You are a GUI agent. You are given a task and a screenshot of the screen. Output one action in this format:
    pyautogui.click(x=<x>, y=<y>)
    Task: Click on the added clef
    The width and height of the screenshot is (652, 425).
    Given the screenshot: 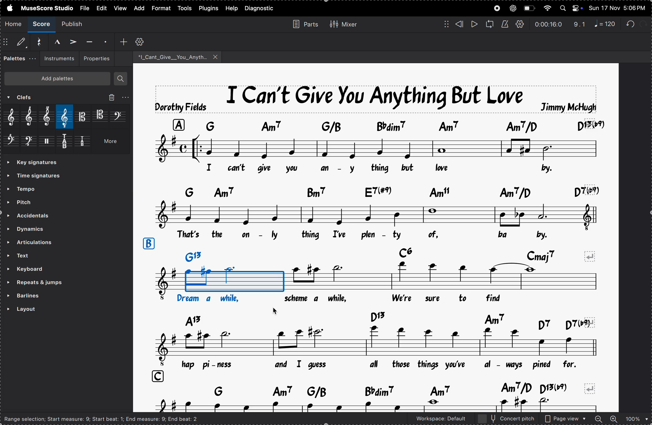 What is the action you would take?
    pyautogui.click(x=232, y=280)
    